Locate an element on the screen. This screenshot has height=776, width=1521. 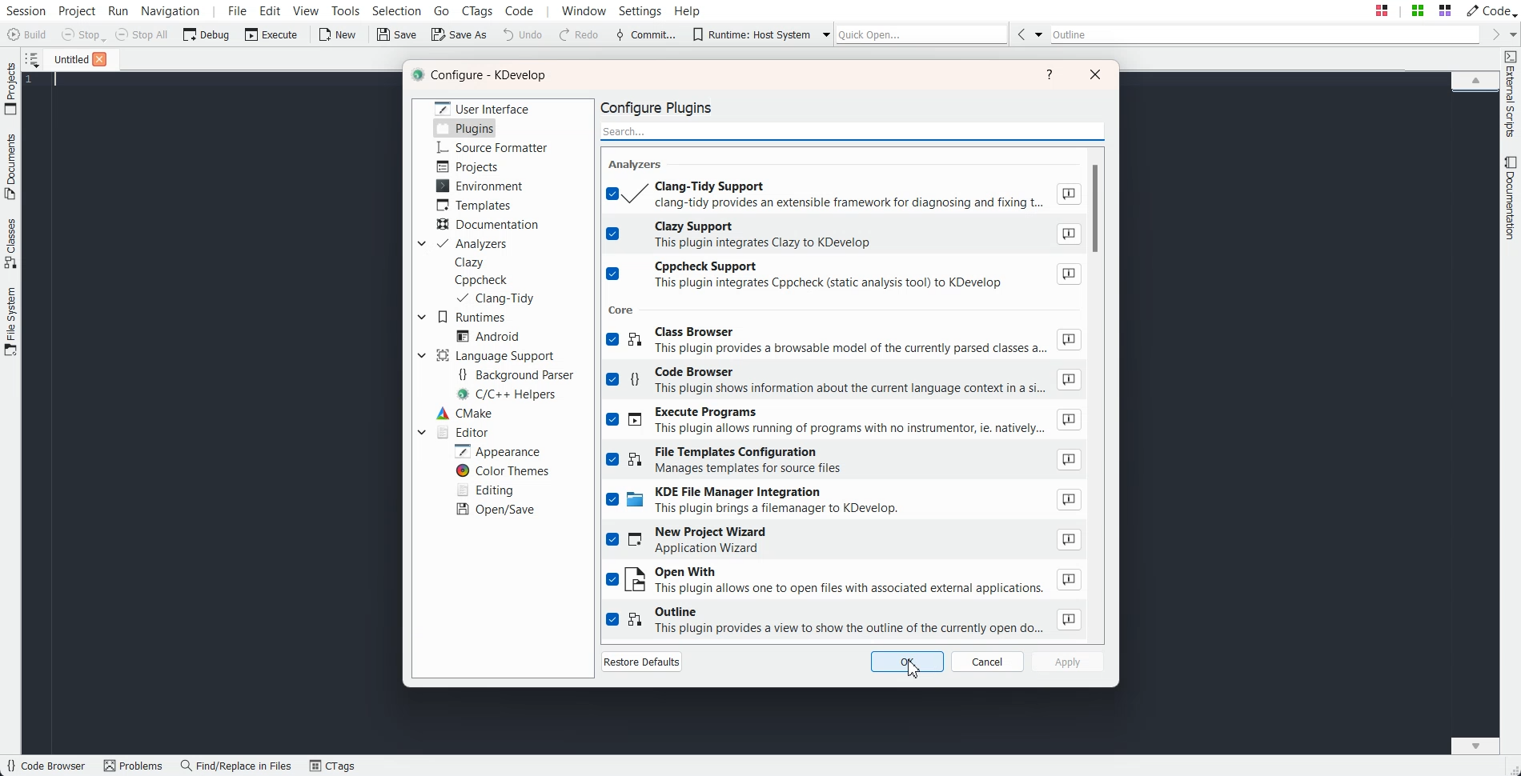
Go forward is located at coordinates (1493, 34).